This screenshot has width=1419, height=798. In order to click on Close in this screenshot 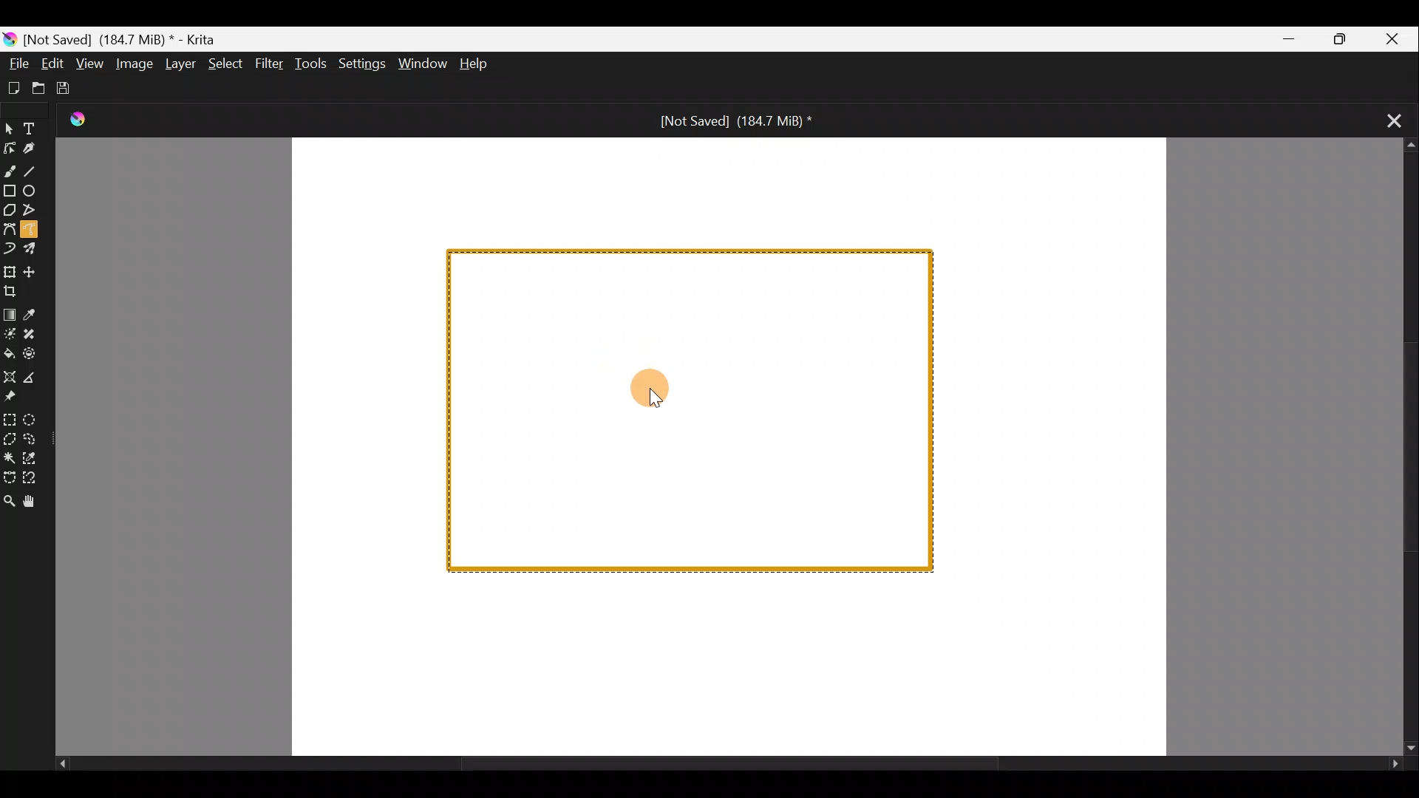, I will do `click(1393, 38)`.